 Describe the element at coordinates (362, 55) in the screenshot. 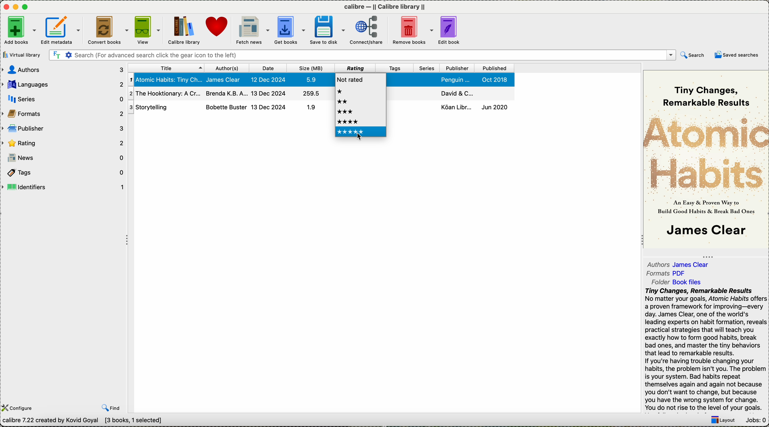

I see `search(for advanced search click the gear icon to the left` at that location.